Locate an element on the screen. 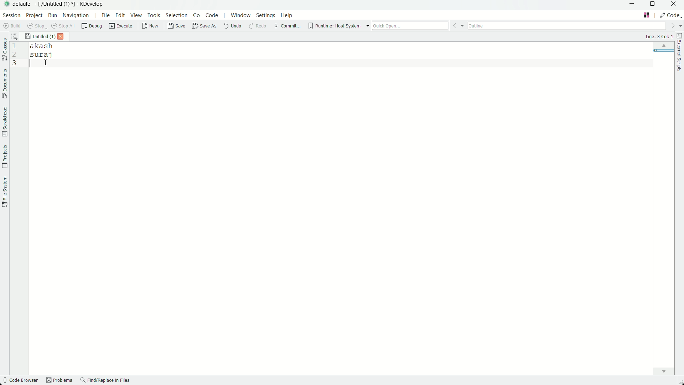 The height and width of the screenshot is (385, 684). app name and location - default: [/Untitled (1) *] - KDevelop is located at coordinates (58, 4).